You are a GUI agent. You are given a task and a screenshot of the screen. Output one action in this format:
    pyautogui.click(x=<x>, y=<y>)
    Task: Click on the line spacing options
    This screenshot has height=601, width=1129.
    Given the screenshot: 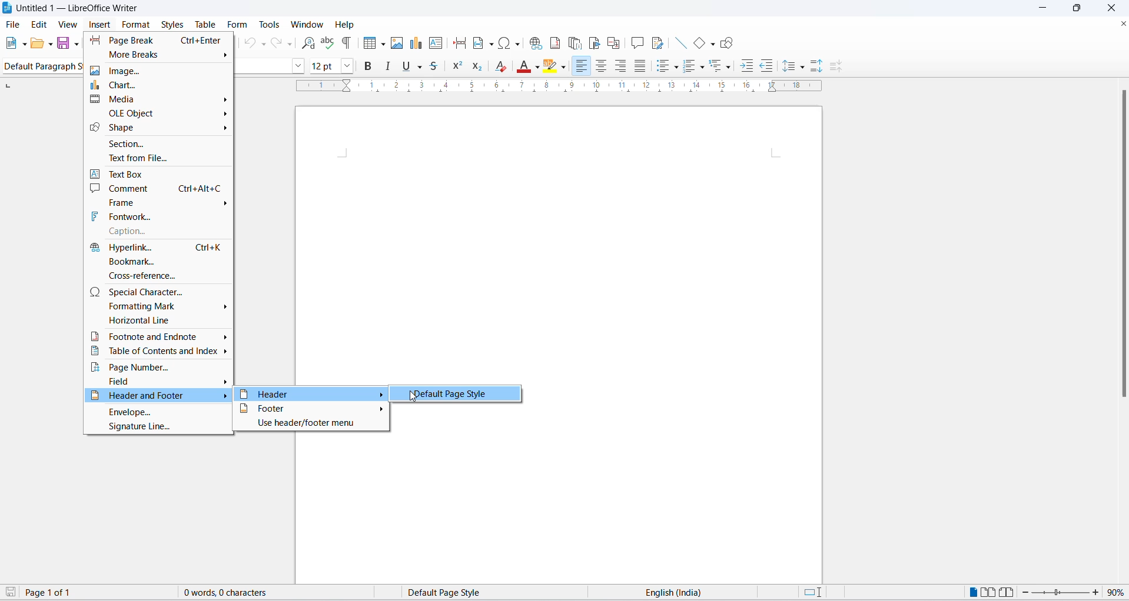 What is the action you would take?
    pyautogui.click(x=804, y=69)
    